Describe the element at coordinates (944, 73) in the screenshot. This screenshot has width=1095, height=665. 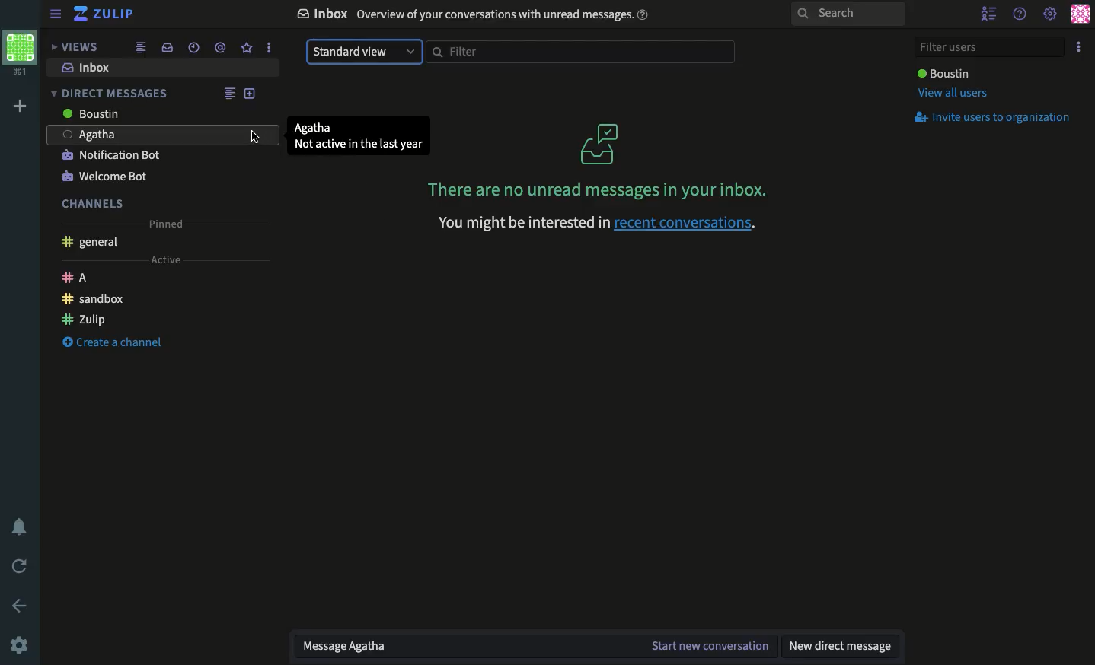
I see `User` at that location.